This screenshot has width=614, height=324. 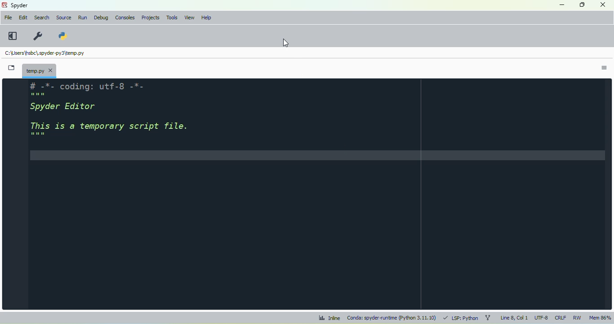 What do you see at coordinates (125, 18) in the screenshot?
I see `consoles` at bounding box center [125, 18].